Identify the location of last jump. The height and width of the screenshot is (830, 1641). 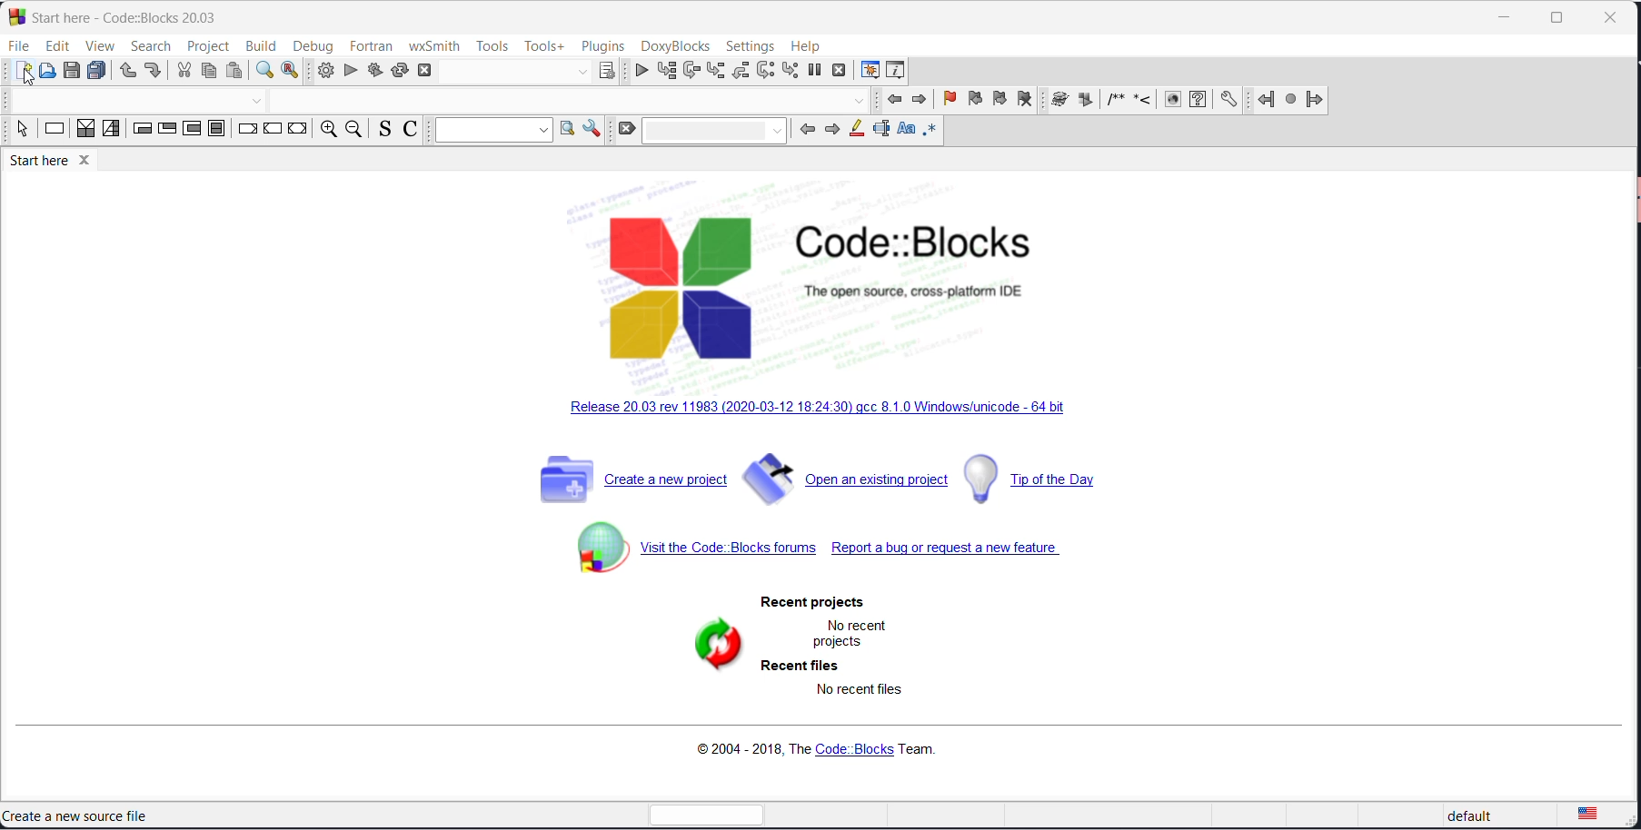
(1288, 103).